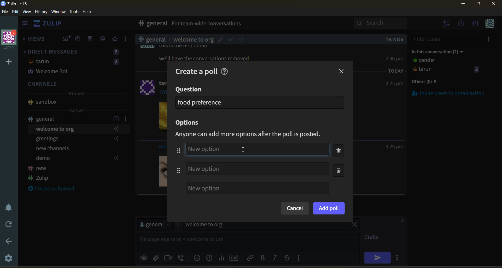 The image size is (502, 268). I want to click on new option, so click(257, 168).